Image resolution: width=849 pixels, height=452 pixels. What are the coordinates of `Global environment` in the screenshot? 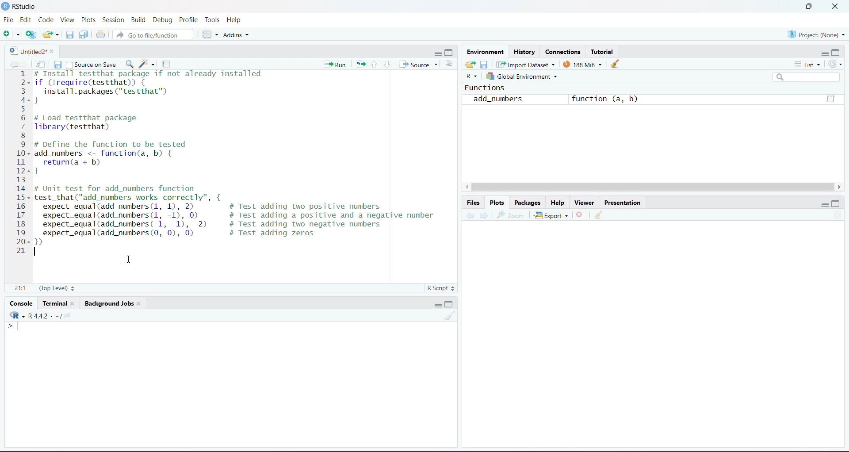 It's located at (524, 76).